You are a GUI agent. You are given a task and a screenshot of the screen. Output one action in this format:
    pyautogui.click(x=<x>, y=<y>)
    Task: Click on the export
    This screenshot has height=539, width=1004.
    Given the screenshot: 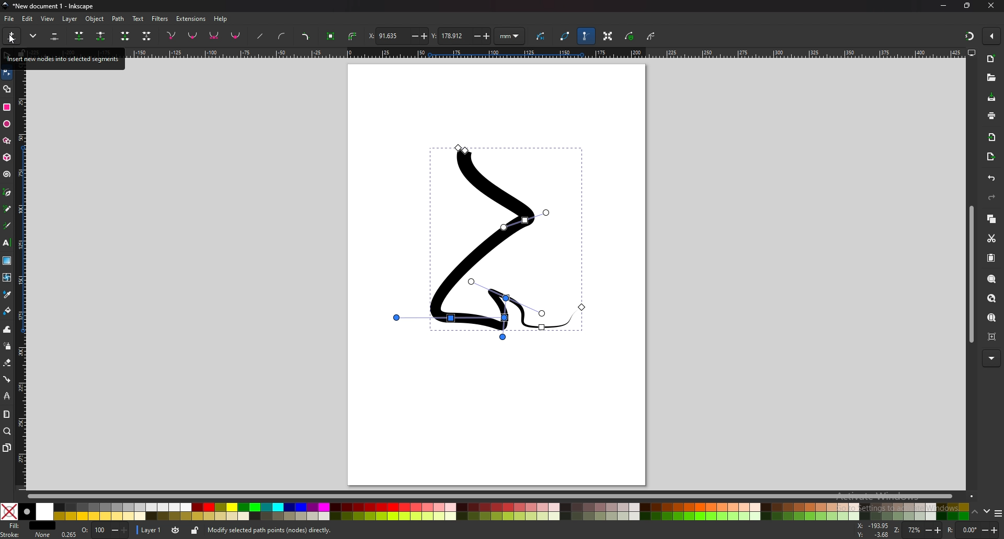 What is the action you would take?
    pyautogui.click(x=990, y=156)
    